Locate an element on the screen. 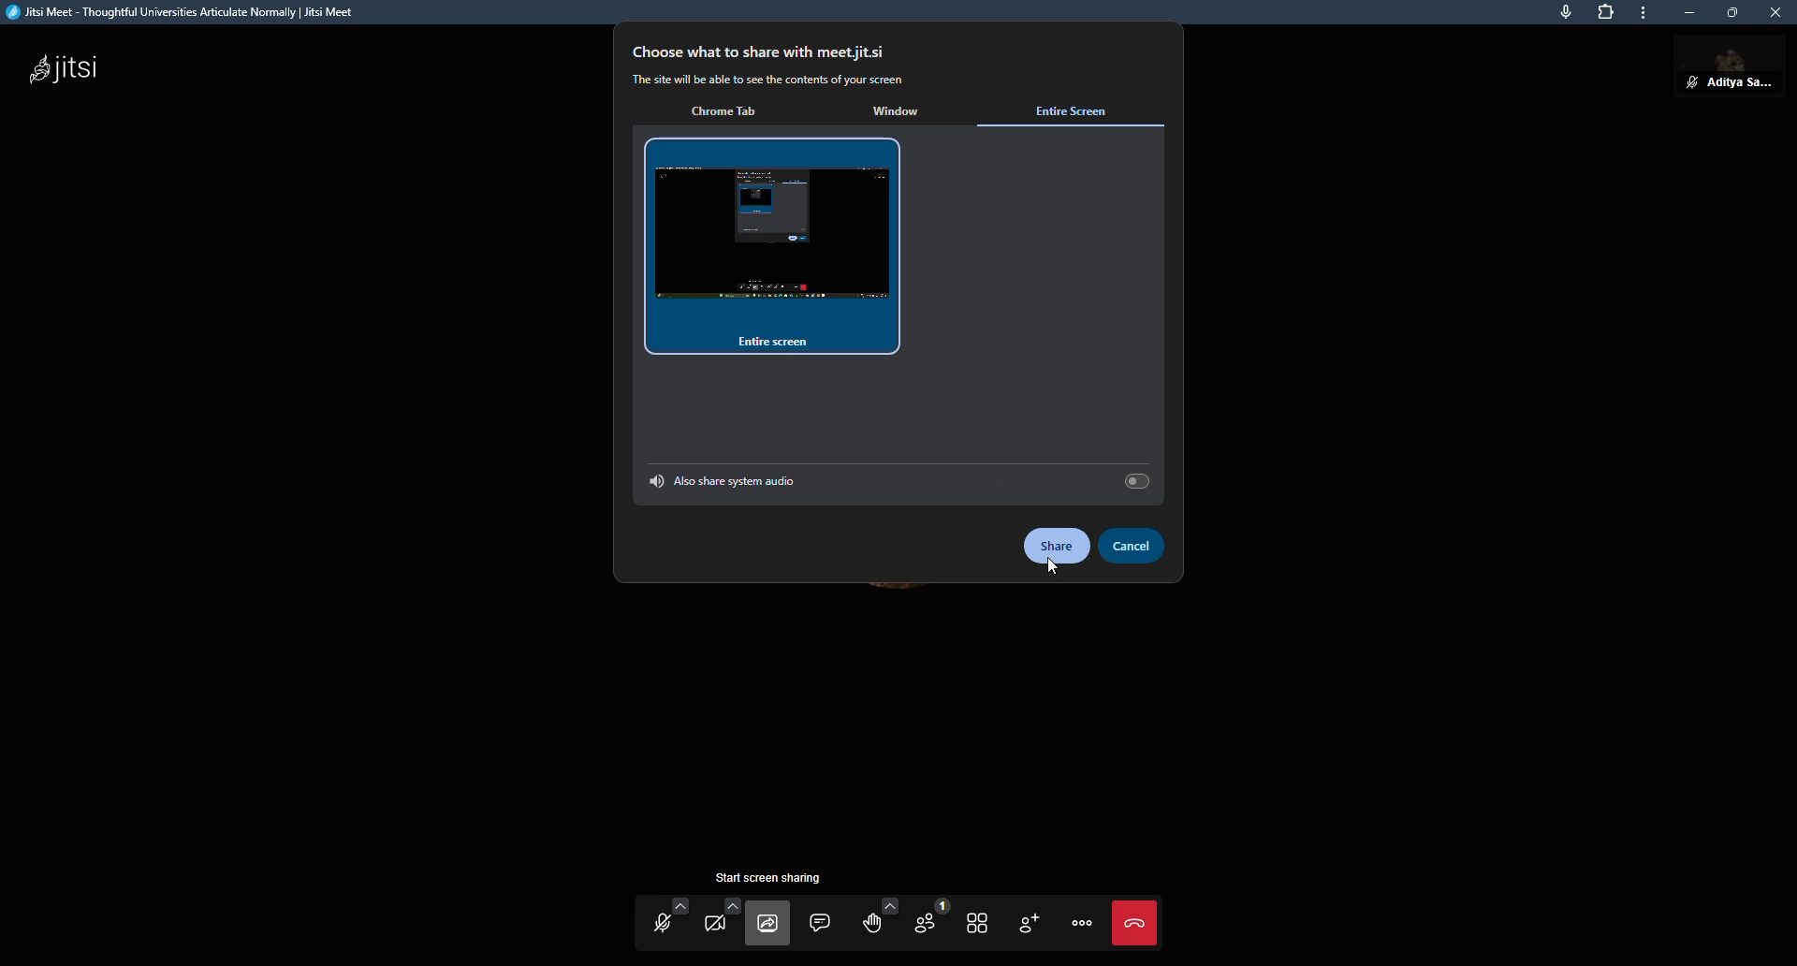 Image resolution: width=1797 pixels, height=966 pixels. invite people is located at coordinates (1030, 925).